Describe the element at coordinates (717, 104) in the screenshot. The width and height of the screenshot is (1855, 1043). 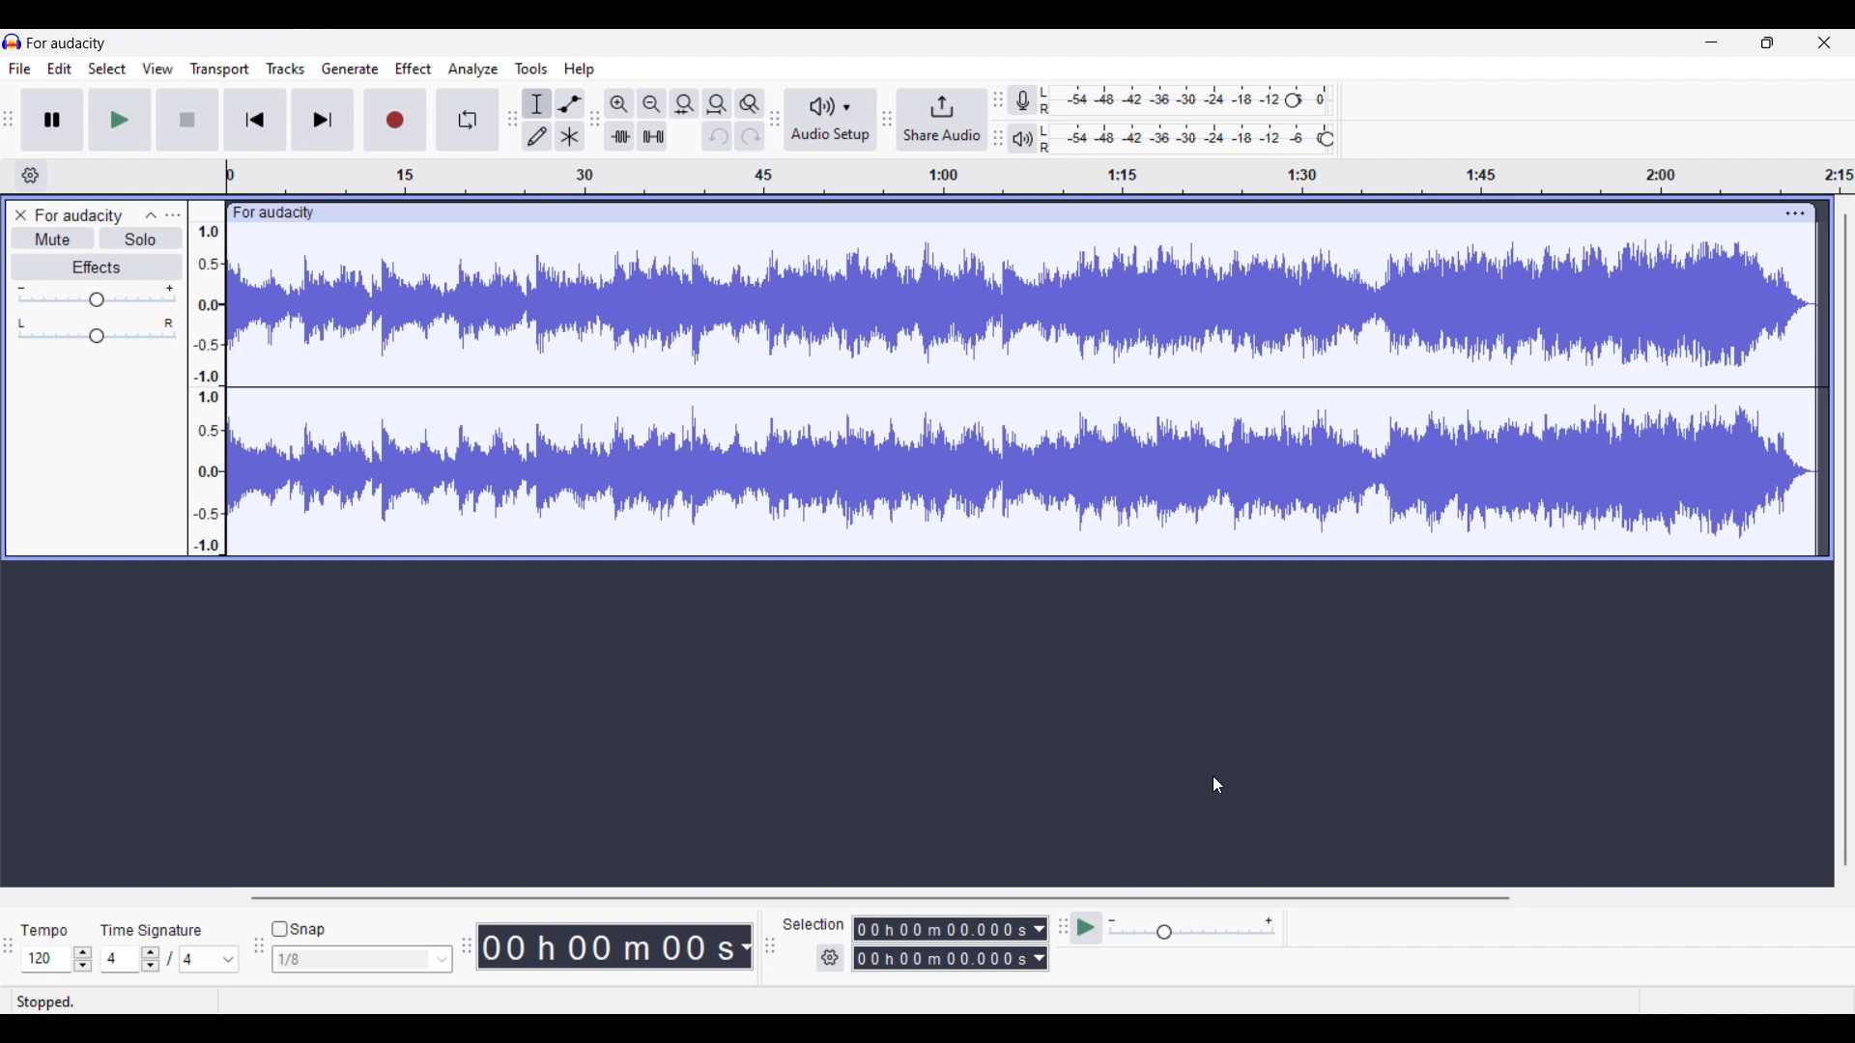
I see `Fit project to width` at that location.